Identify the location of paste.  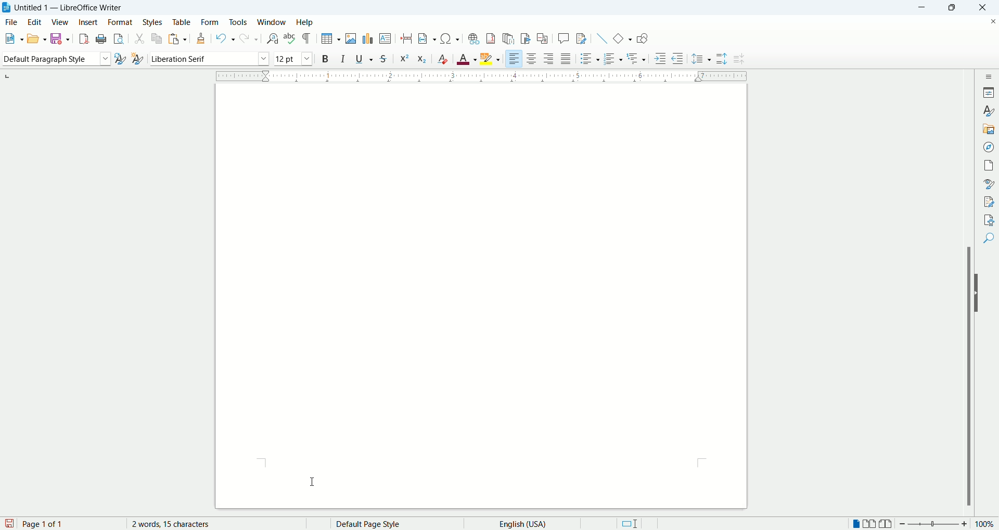
(178, 37).